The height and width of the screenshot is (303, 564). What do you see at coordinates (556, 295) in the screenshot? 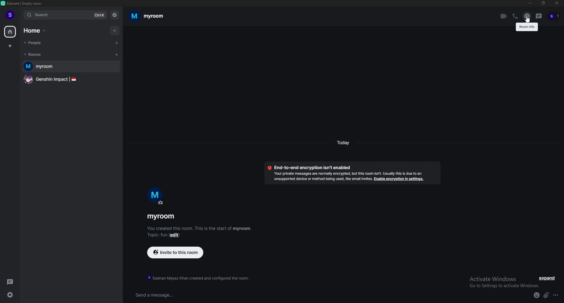
I see `more options` at bounding box center [556, 295].